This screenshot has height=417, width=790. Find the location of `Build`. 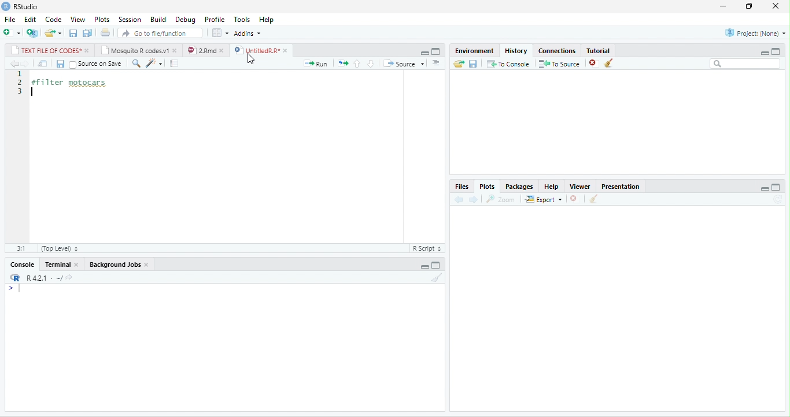

Build is located at coordinates (158, 19).